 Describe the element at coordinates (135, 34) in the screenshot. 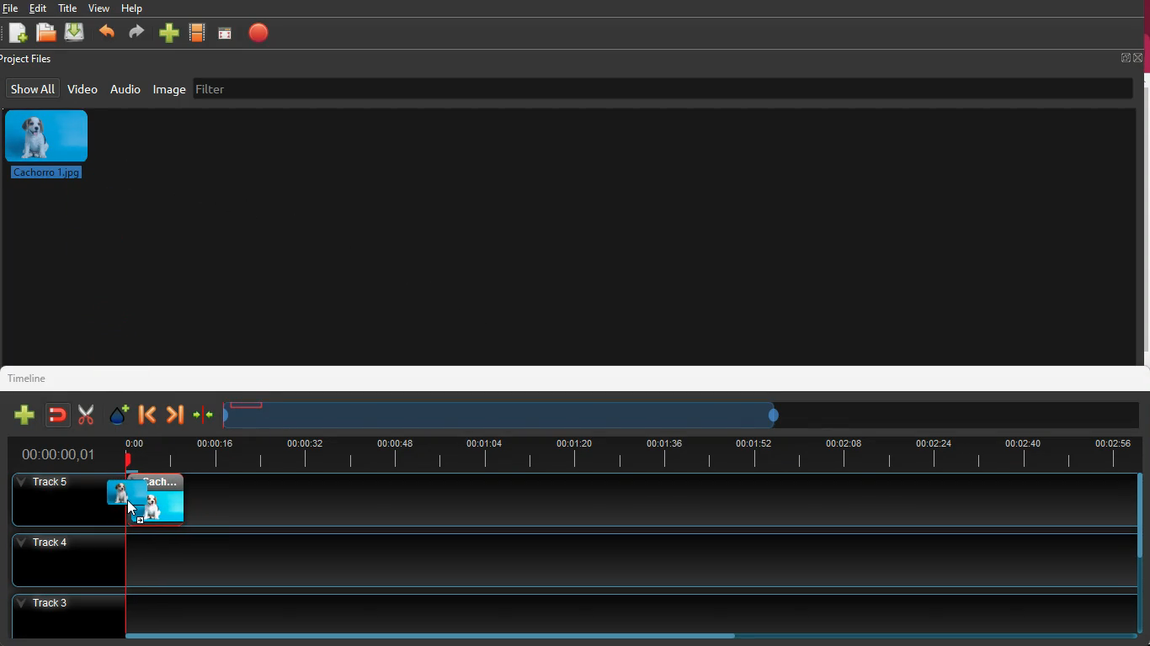

I see `forward` at that location.